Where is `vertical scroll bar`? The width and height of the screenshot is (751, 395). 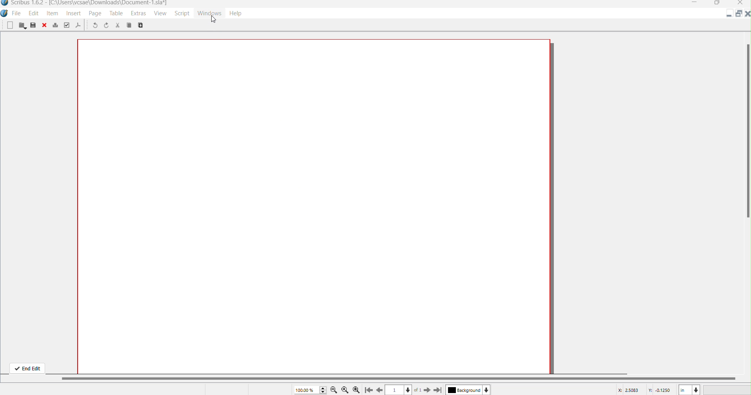 vertical scroll bar is located at coordinates (405, 378).